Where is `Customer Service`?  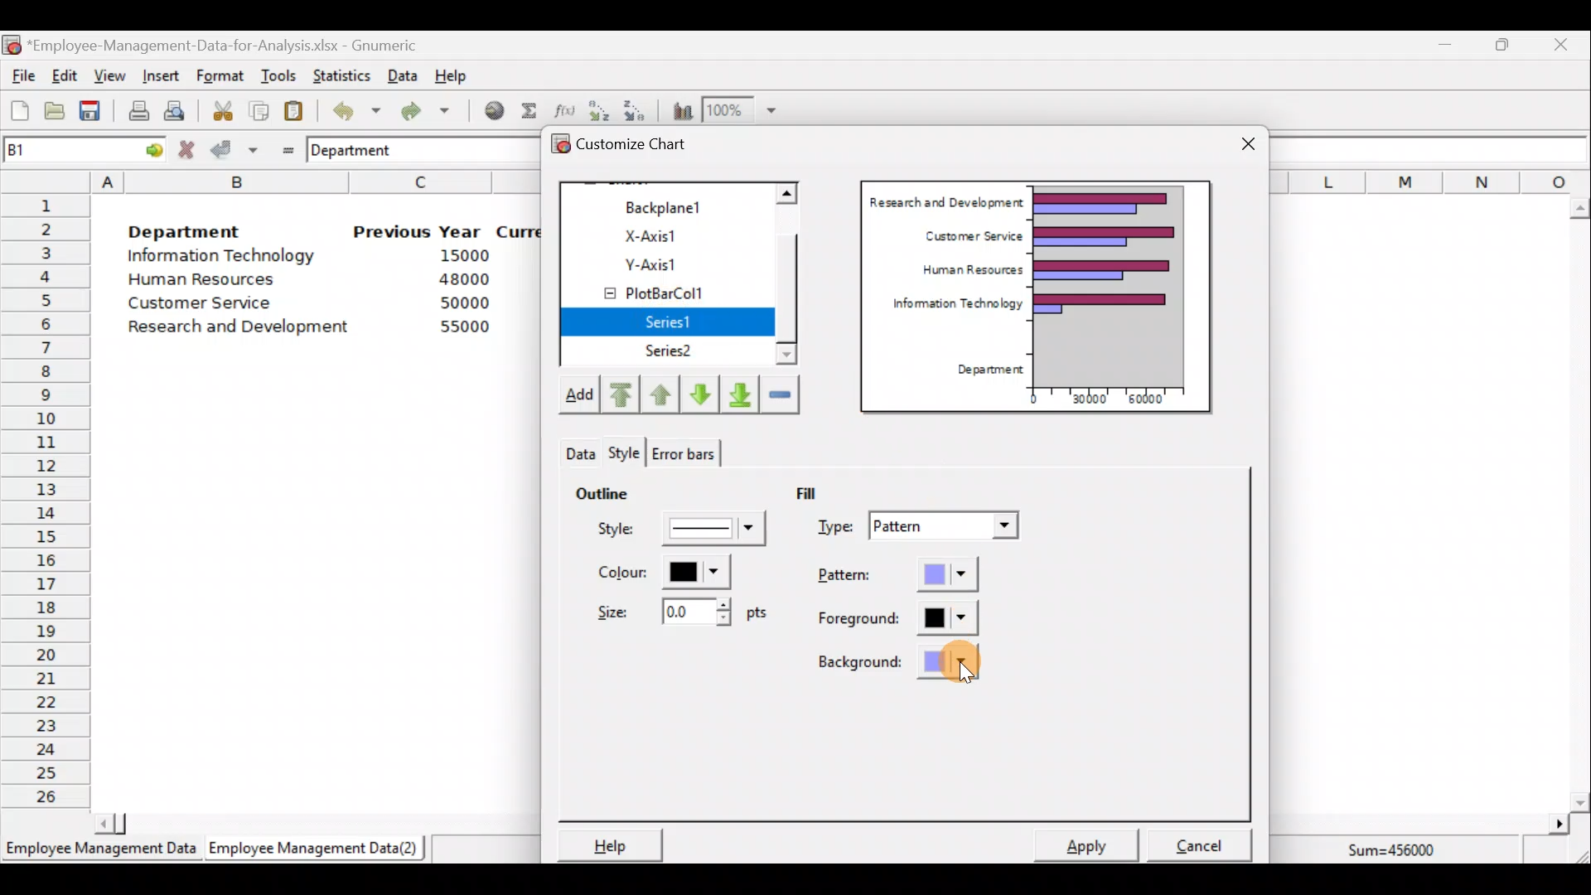 Customer Service is located at coordinates (970, 234).